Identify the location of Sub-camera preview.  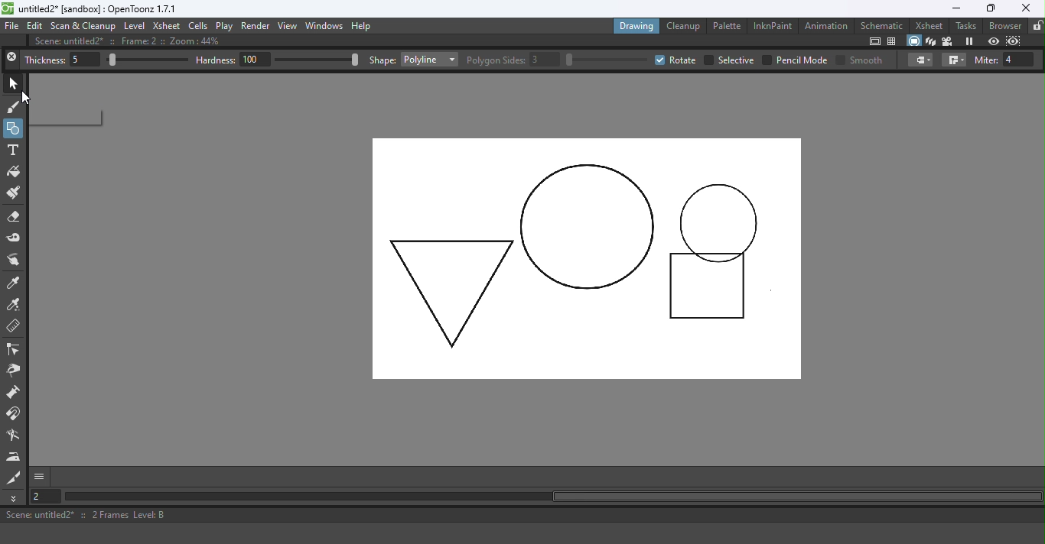
(1014, 40).